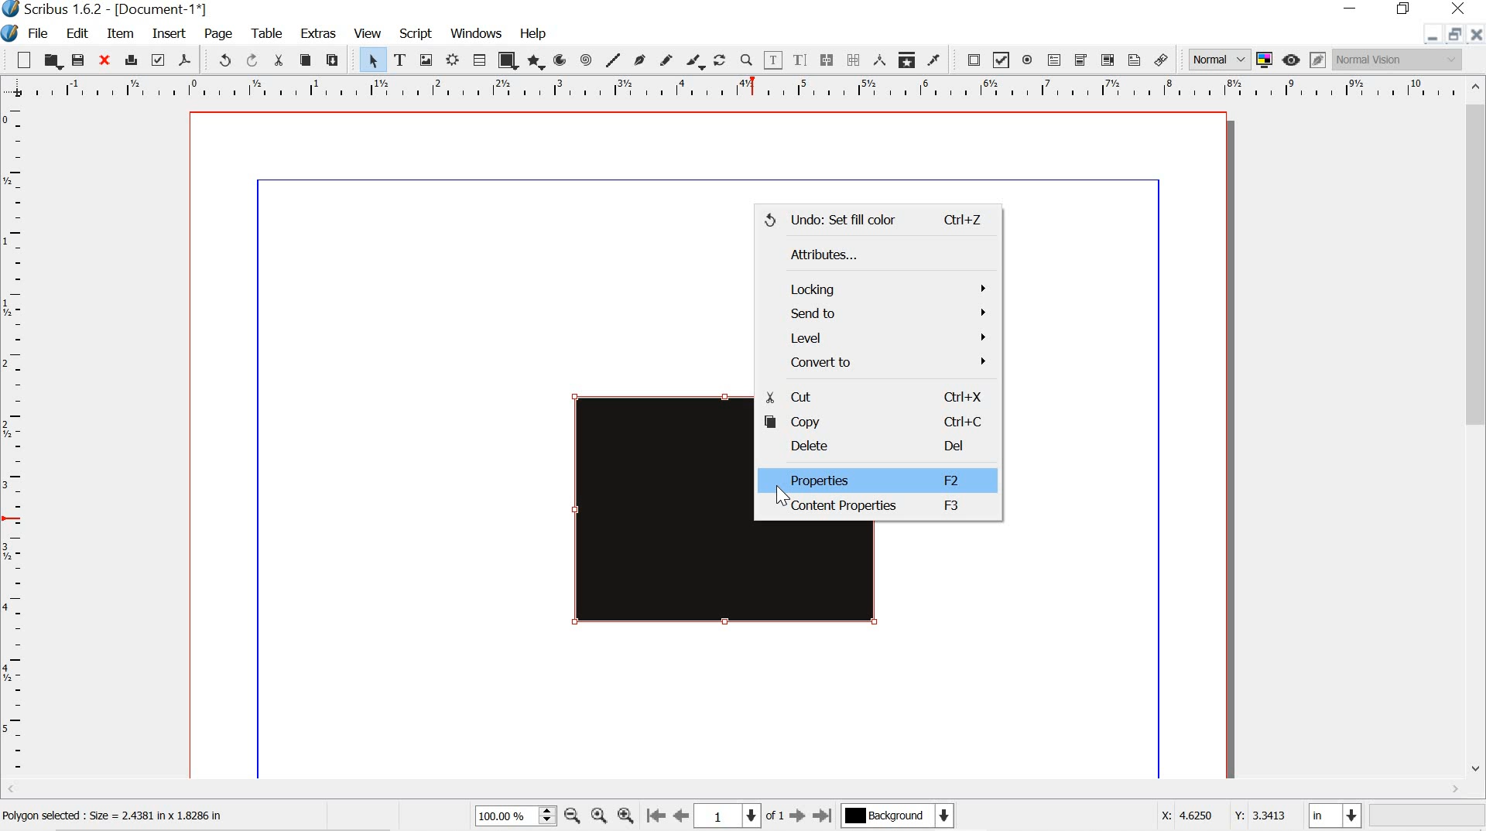 The image size is (1486, 831). I want to click on locking, so click(878, 286).